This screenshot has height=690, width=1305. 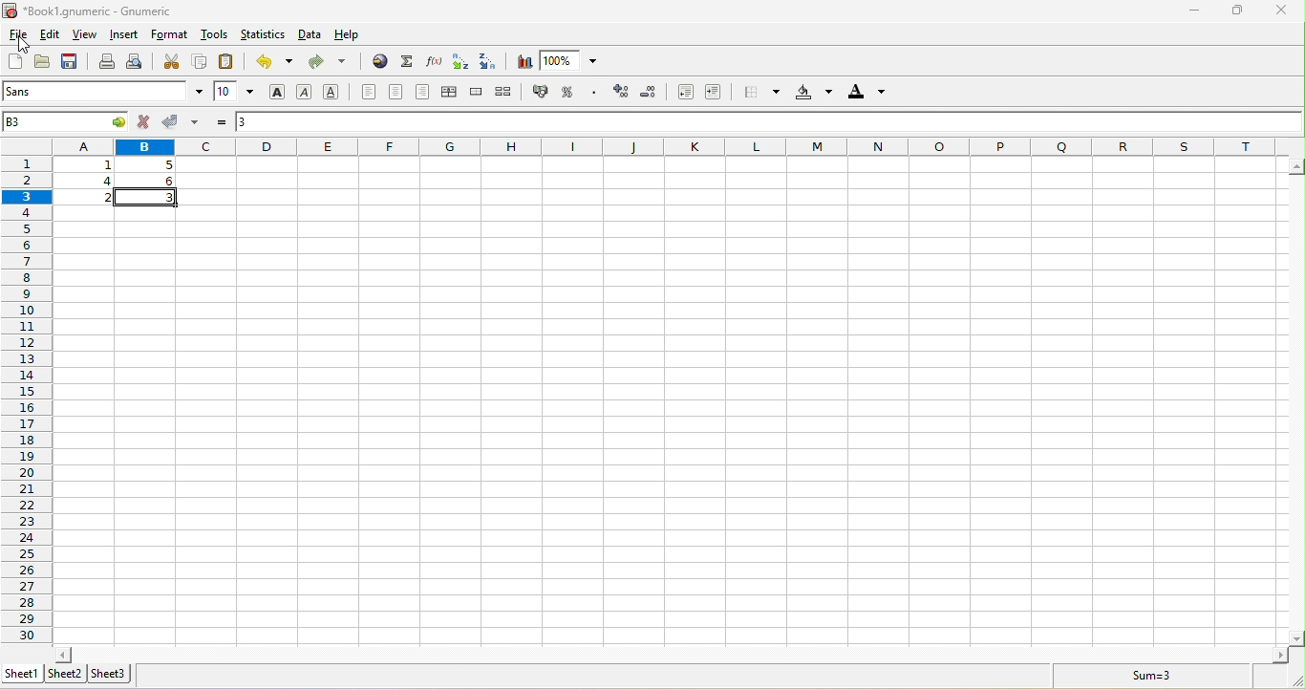 I want to click on b3, so click(x=68, y=121).